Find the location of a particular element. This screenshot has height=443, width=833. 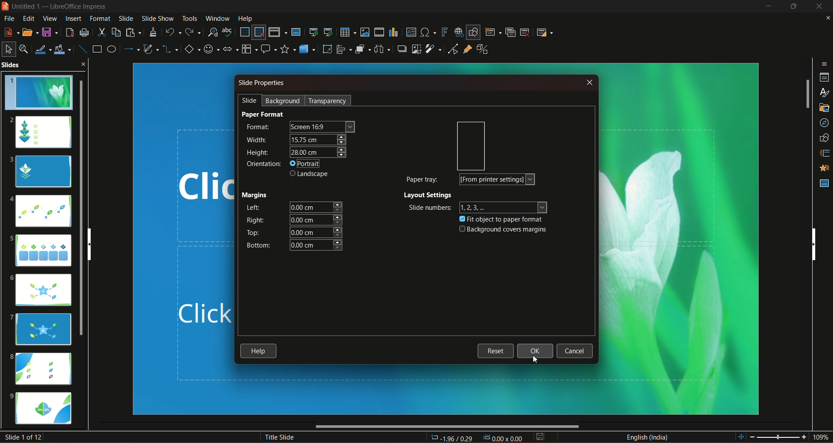

bottom margin is located at coordinates (317, 246).